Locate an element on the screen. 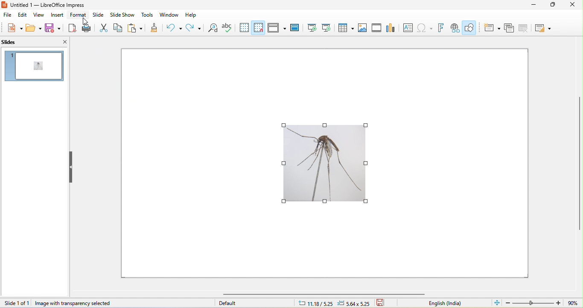  fontwork text is located at coordinates (442, 28).